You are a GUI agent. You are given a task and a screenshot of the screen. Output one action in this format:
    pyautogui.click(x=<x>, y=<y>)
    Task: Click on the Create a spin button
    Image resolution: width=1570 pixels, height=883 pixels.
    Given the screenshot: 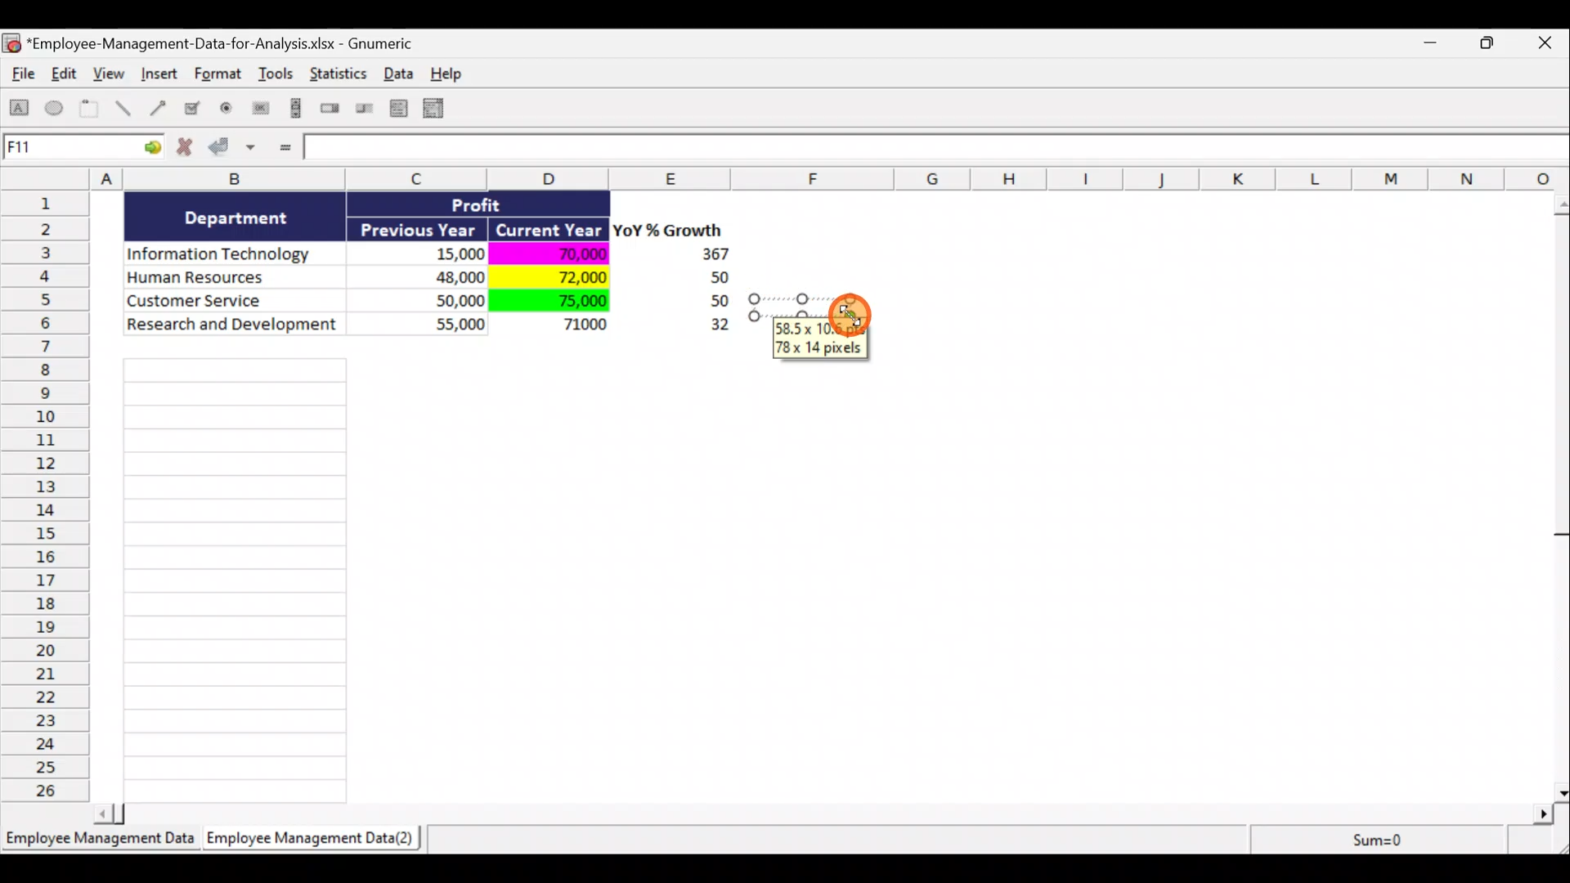 What is the action you would take?
    pyautogui.click(x=331, y=110)
    